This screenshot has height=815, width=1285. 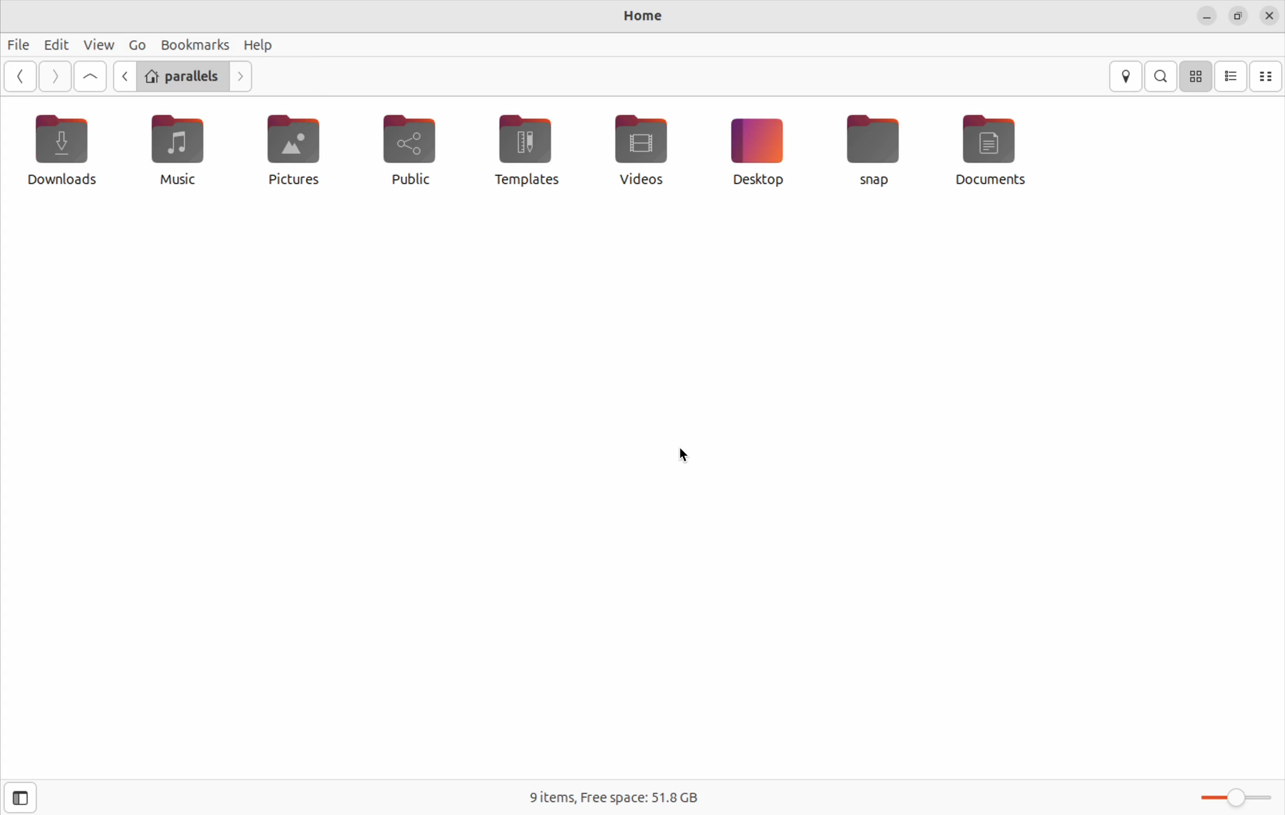 What do you see at coordinates (986, 147) in the screenshot?
I see `documents` at bounding box center [986, 147].